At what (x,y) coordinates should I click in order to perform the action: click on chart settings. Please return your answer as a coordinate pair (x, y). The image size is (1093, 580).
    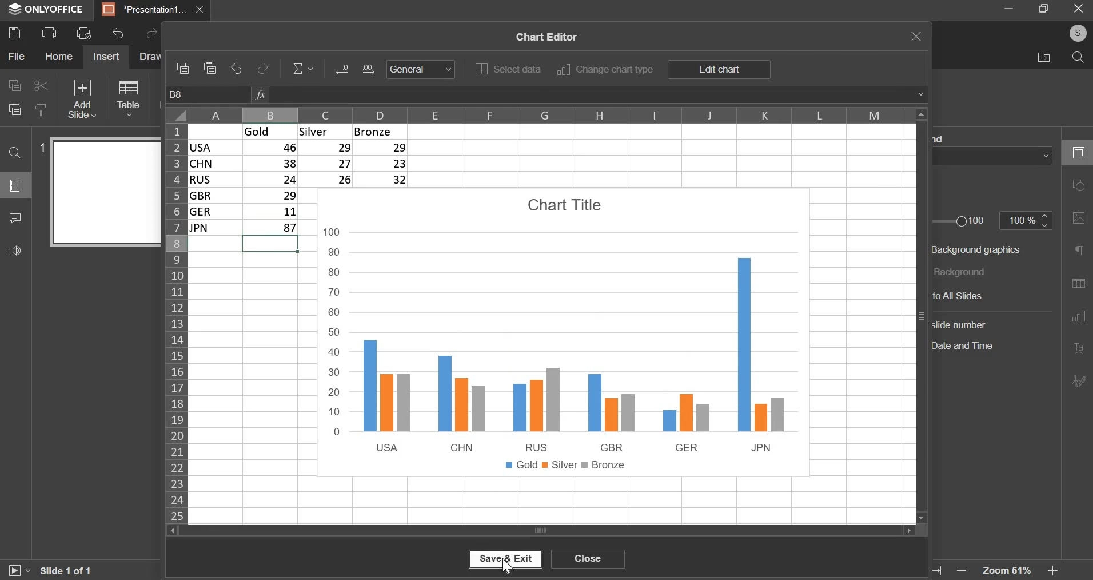
    Looking at the image, I should click on (1078, 320).